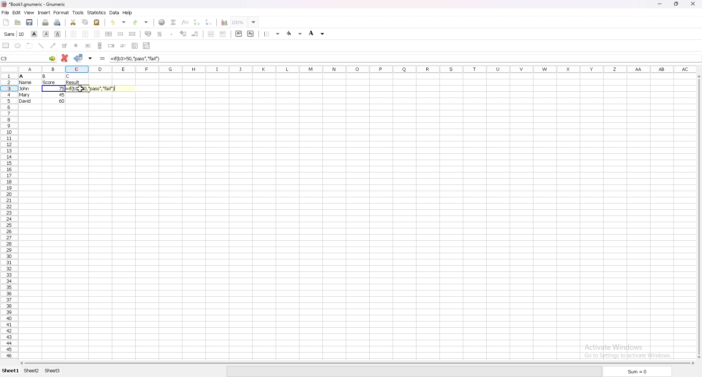 The image size is (702, 377). Describe the element at coordinates (14, 34) in the screenshot. I see `font` at that location.